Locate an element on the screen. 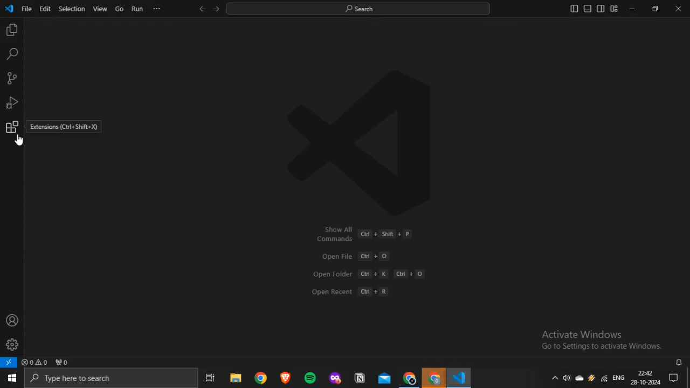 Image resolution: width=690 pixels, height=388 pixels. 22:42 is located at coordinates (645, 372).